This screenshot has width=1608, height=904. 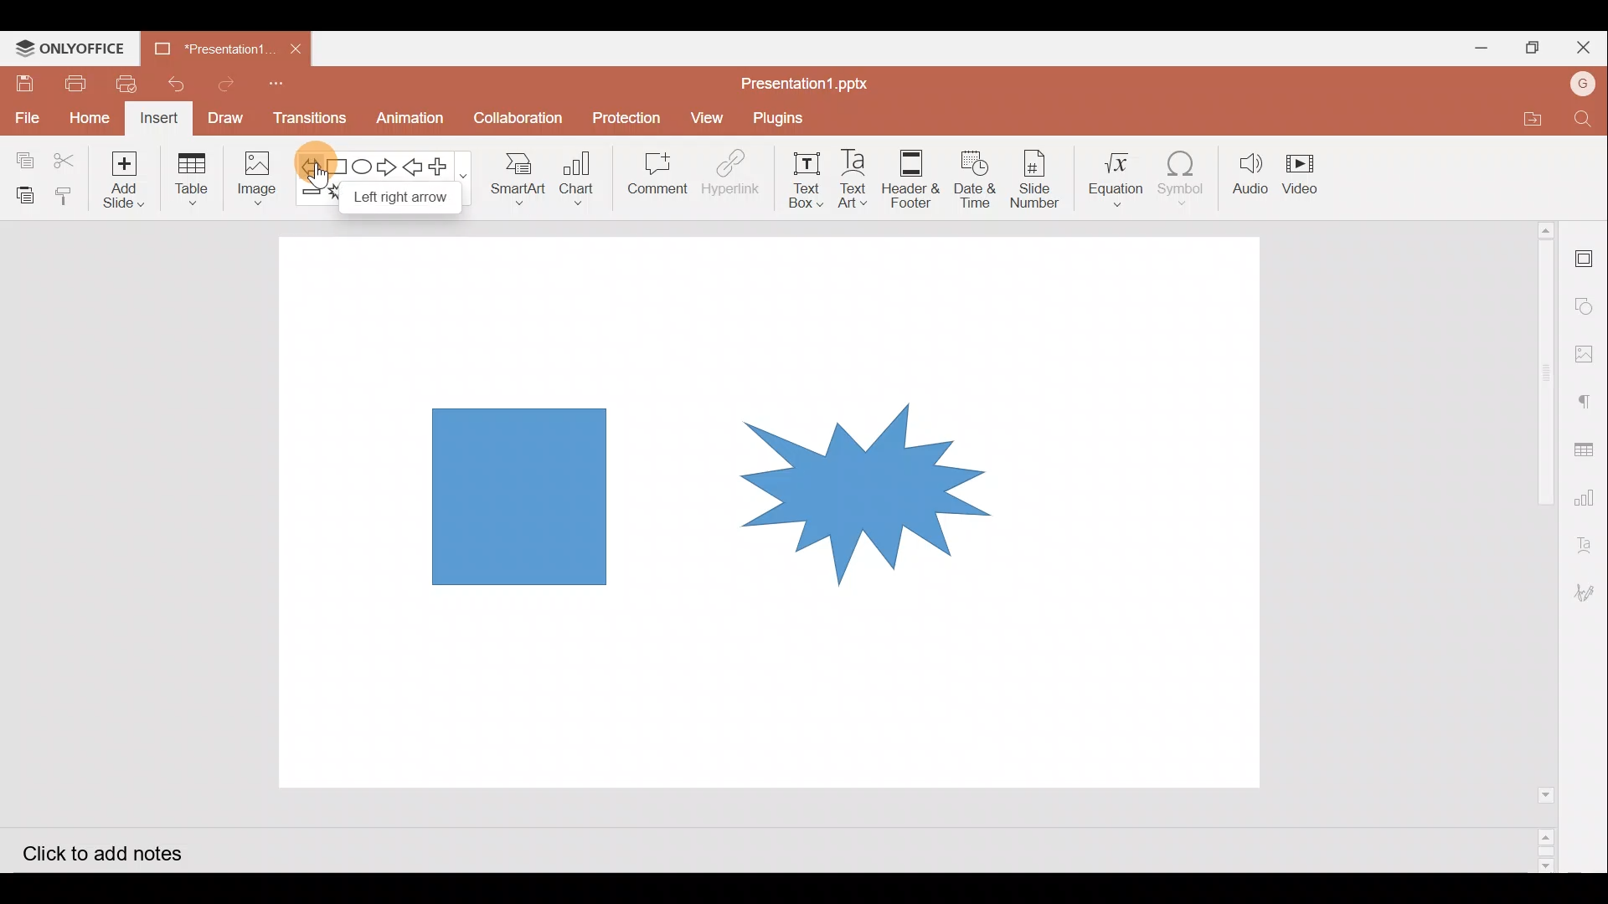 I want to click on Cursor on left right arrow, so click(x=316, y=168).